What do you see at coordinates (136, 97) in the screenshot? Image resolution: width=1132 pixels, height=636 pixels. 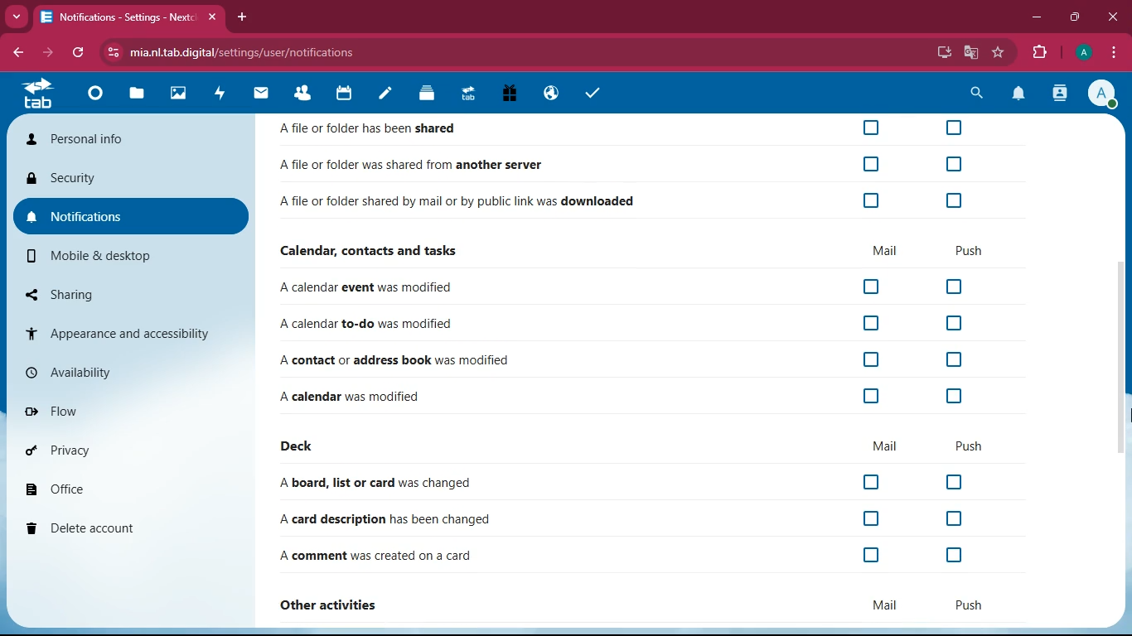 I see `files` at bounding box center [136, 97].